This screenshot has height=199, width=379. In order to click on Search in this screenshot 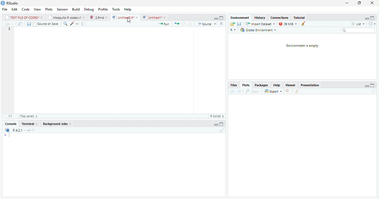, I will do `click(357, 30)`.